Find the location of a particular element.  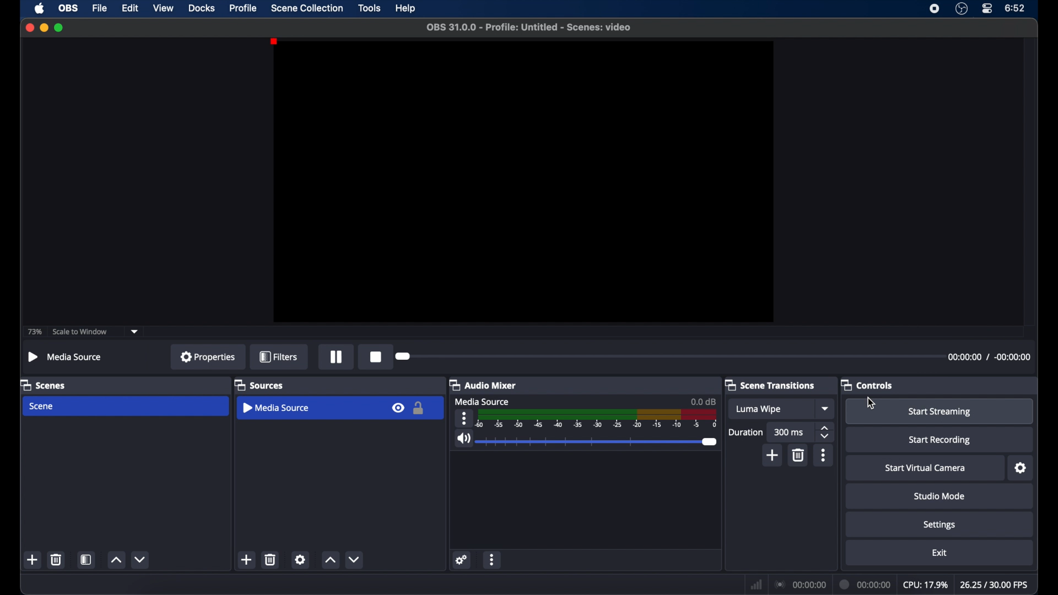

duration is located at coordinates (746, 431).